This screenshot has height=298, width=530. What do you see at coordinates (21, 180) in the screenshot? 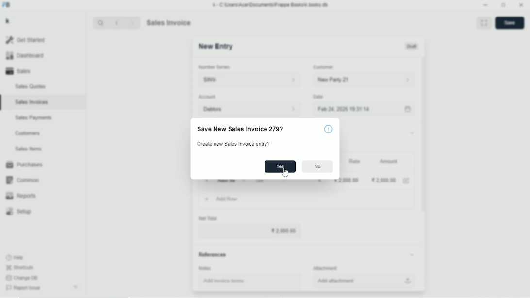
I see `Common` at bounding box center [21, 180].